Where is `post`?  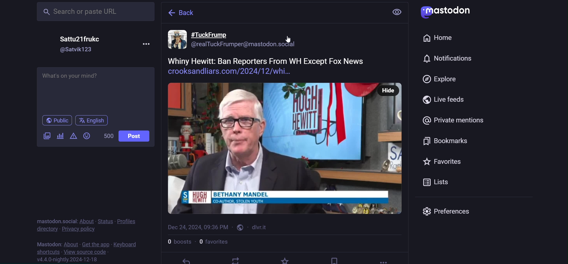
post is located at coordinates (285, 121).